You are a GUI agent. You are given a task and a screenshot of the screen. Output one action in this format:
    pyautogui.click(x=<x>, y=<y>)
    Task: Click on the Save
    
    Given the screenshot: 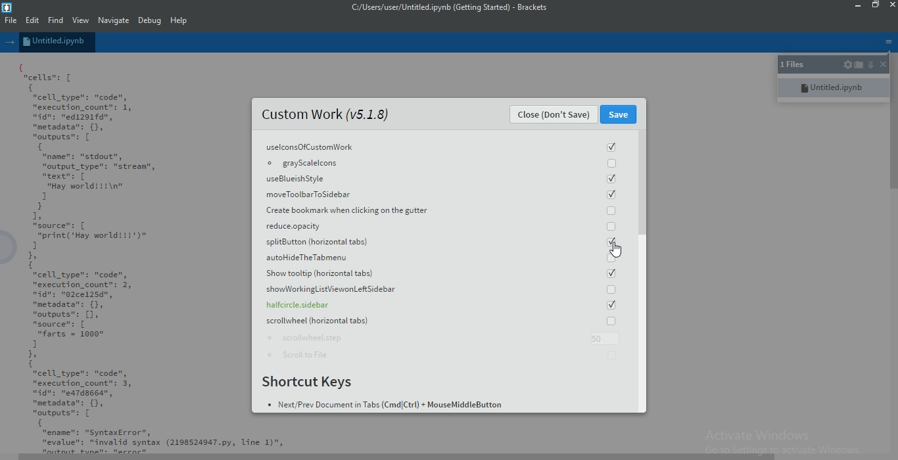 What is the action you would take?
    pyautogui.click(x=618, y=114)
    